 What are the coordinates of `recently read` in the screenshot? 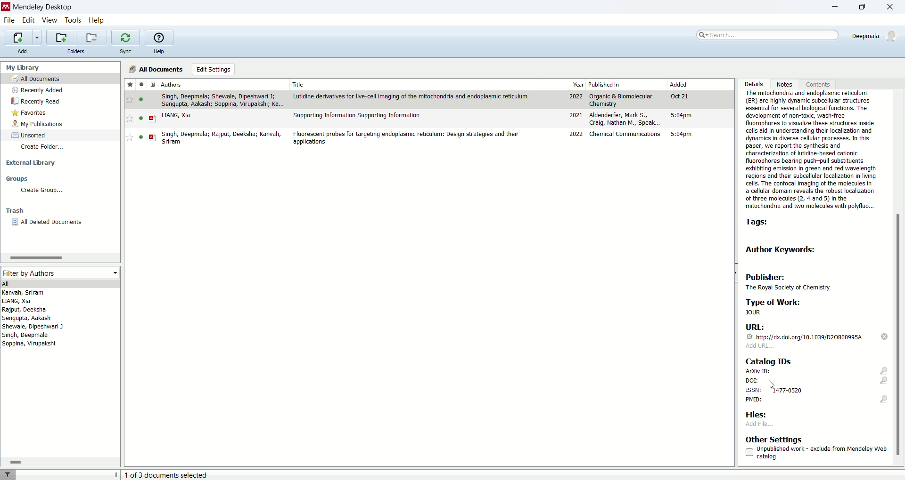 It's located at (35, 101).